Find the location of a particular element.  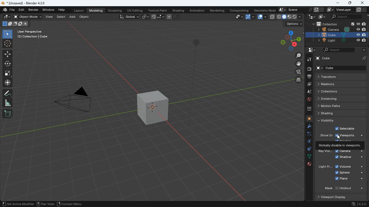

show in is located at coordinates (326, 136).